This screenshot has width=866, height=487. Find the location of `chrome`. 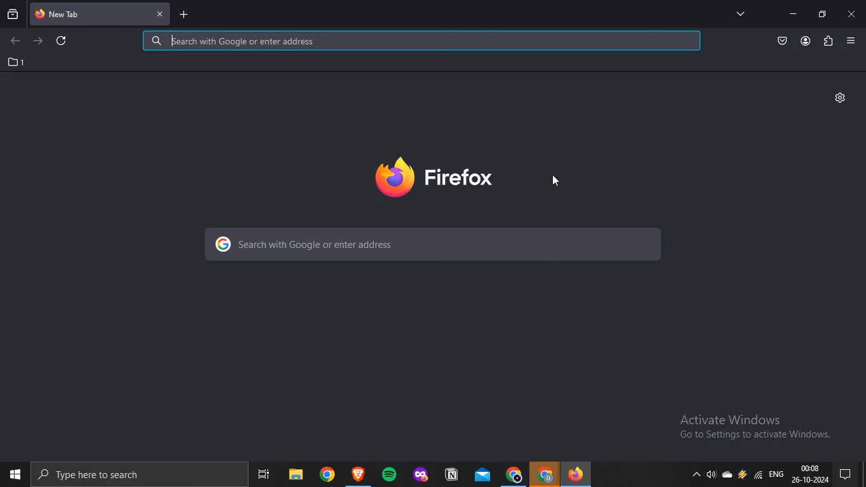

chrome is located at coordinates (545, 474).